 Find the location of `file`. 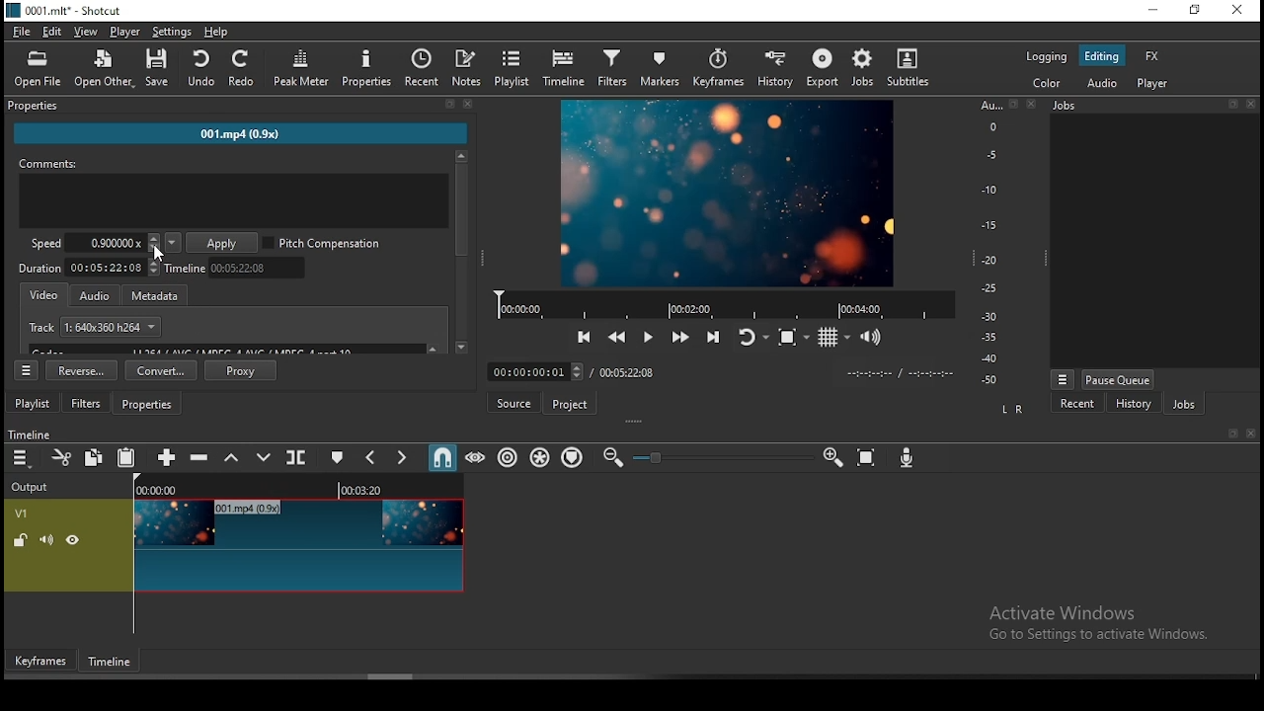

file is located at coordinates (23, 32).